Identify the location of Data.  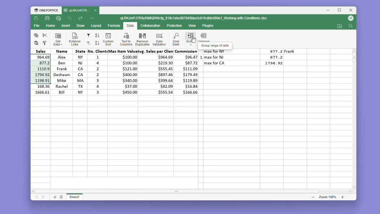
(130, 26).